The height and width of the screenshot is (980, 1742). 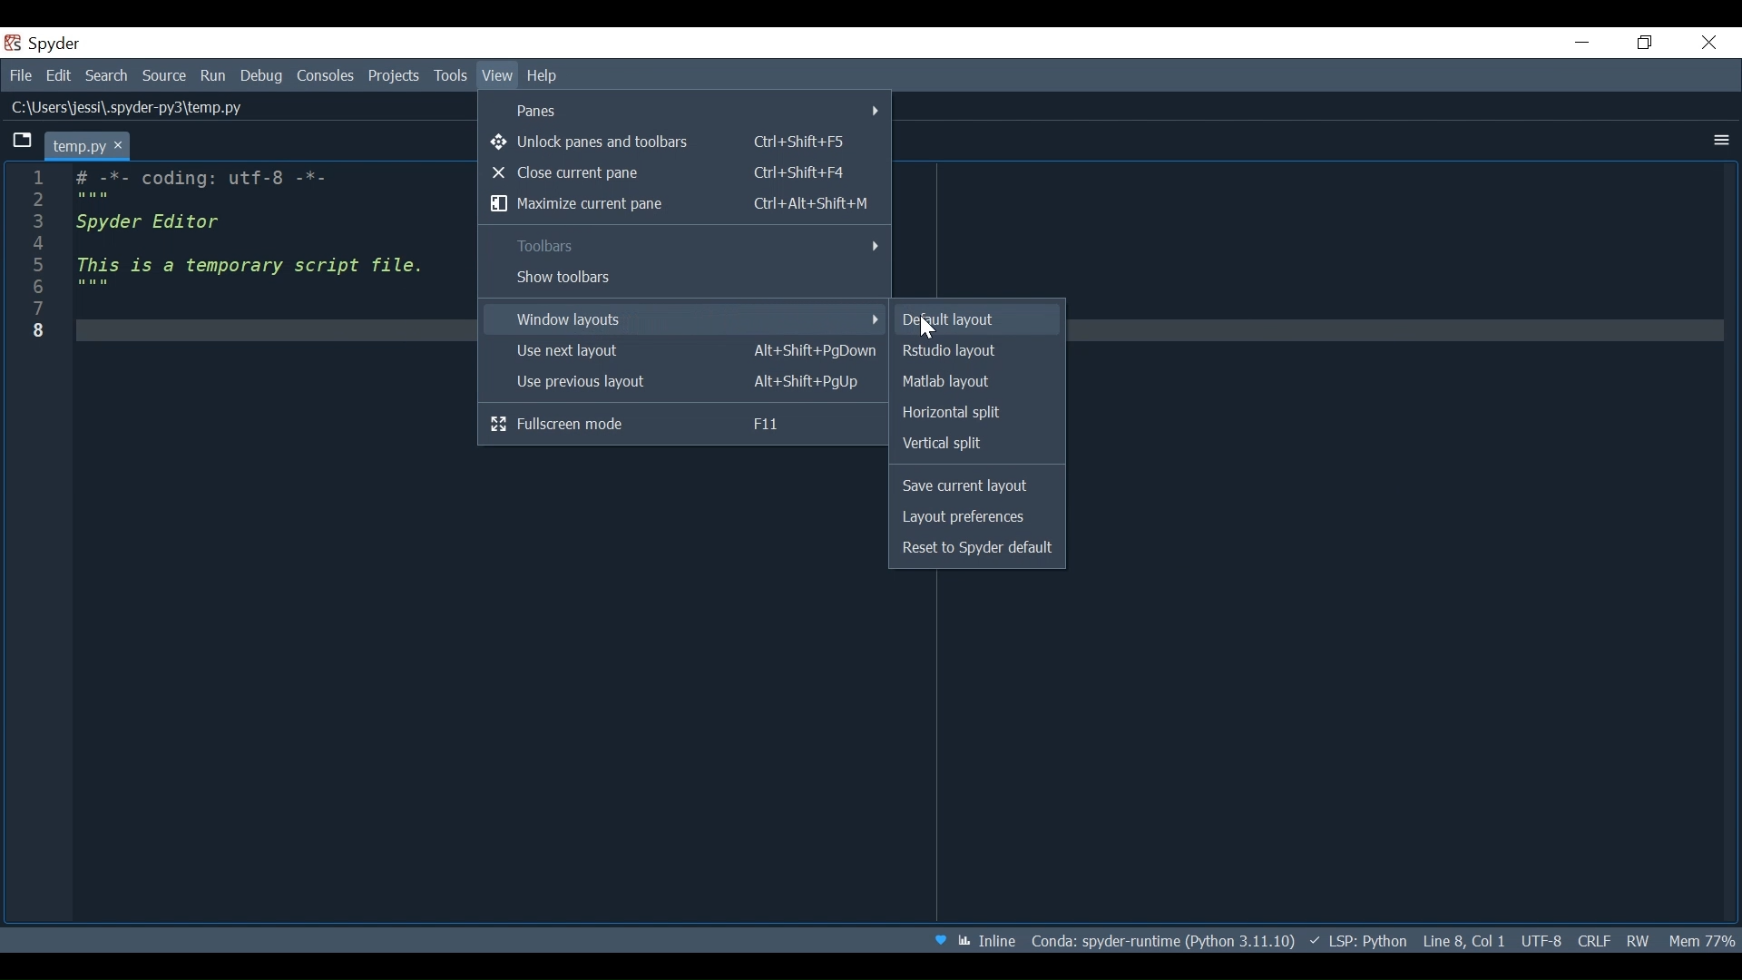 What do you see at coordinates (979, 550) in the screenshot?
I see `Reset to Spyder default` at bounding box center [979, 550].